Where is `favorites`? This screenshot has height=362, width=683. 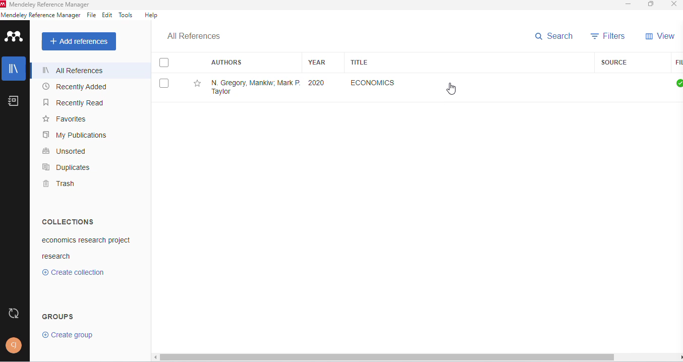 favorites is located at coordinates (65, 119).